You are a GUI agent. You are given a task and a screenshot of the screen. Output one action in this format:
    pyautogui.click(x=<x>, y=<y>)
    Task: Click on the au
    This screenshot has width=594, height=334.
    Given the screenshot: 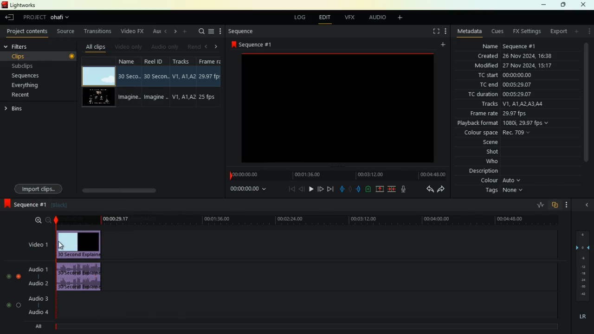 What is the action you would take?
    pyautogui.click(x=157, y=32)
    